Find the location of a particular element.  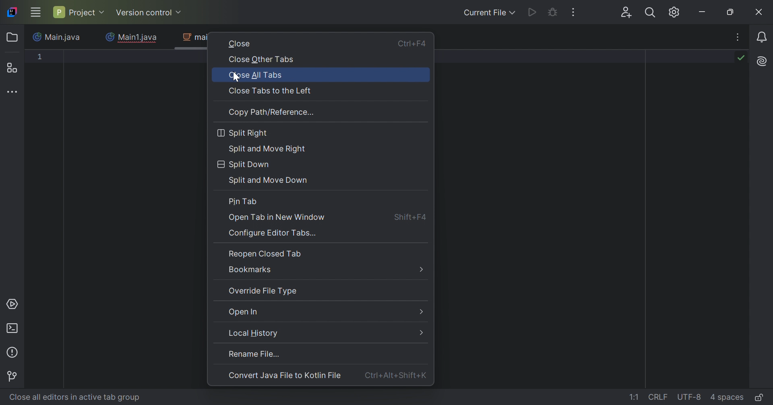

Main Menu is located at coordinates (35, 12).